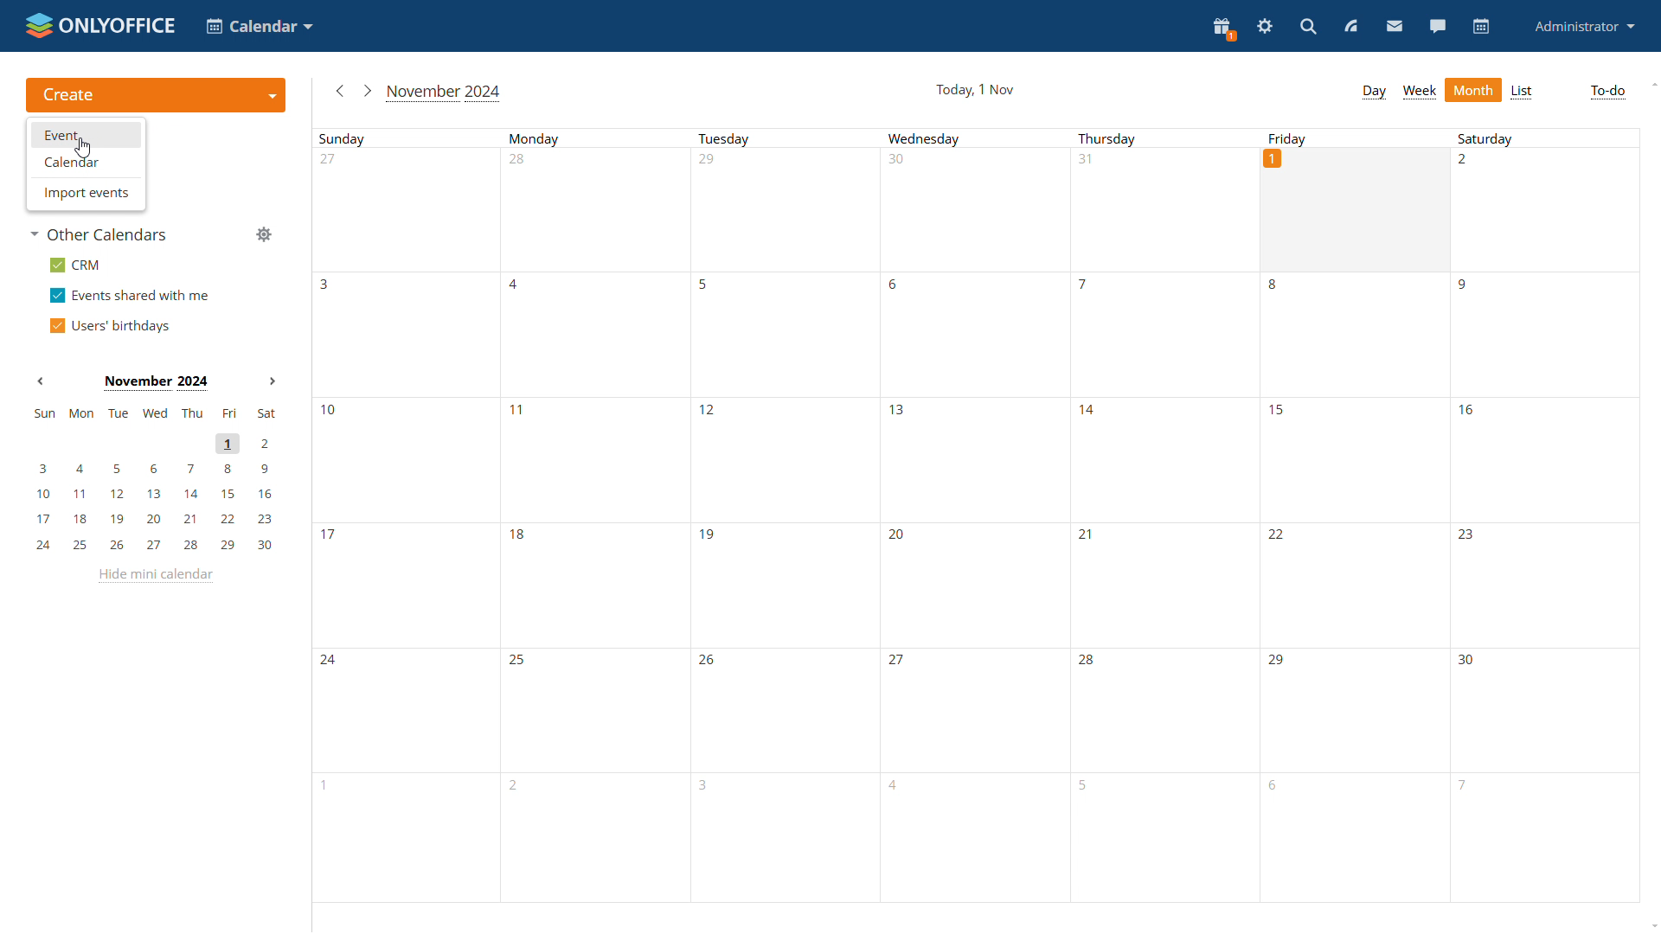 This screenshot has width=1661, height=934. Describe the element at coordinates (446, 93) in the screenshot. I see `current month ` at that location.